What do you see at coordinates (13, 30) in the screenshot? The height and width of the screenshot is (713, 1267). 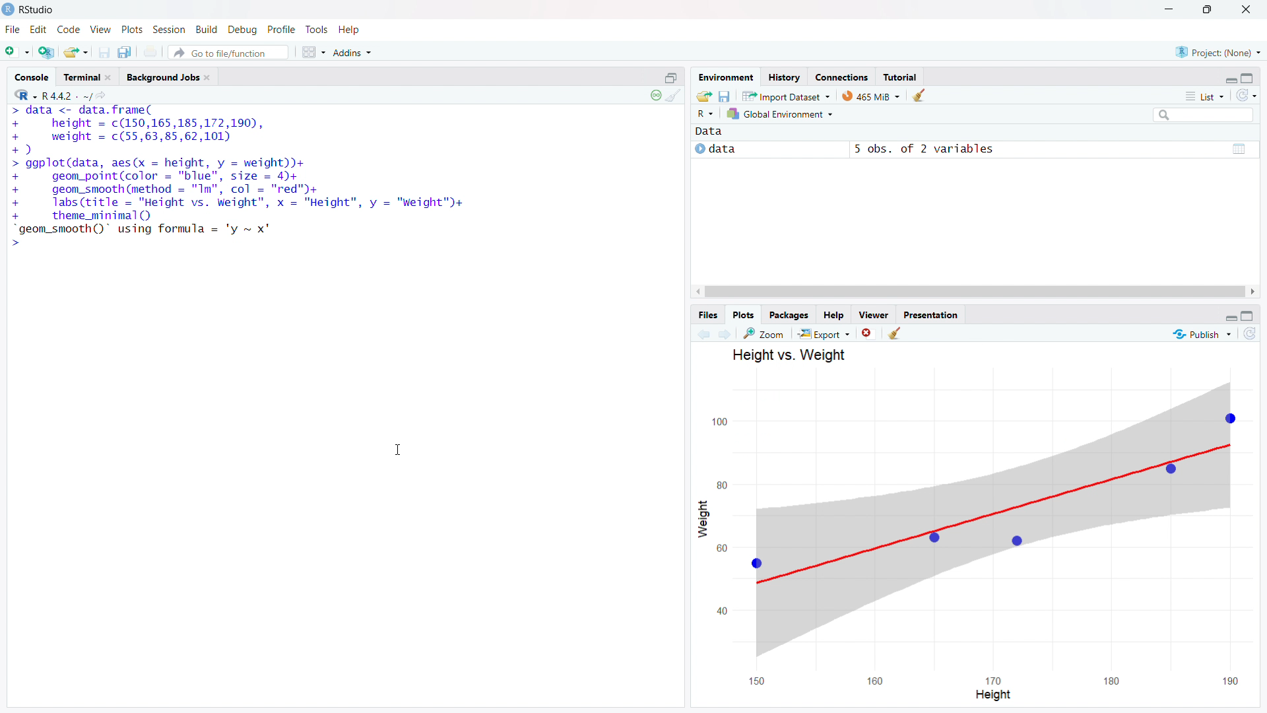 I see `file` at bounding box center [13, 30].